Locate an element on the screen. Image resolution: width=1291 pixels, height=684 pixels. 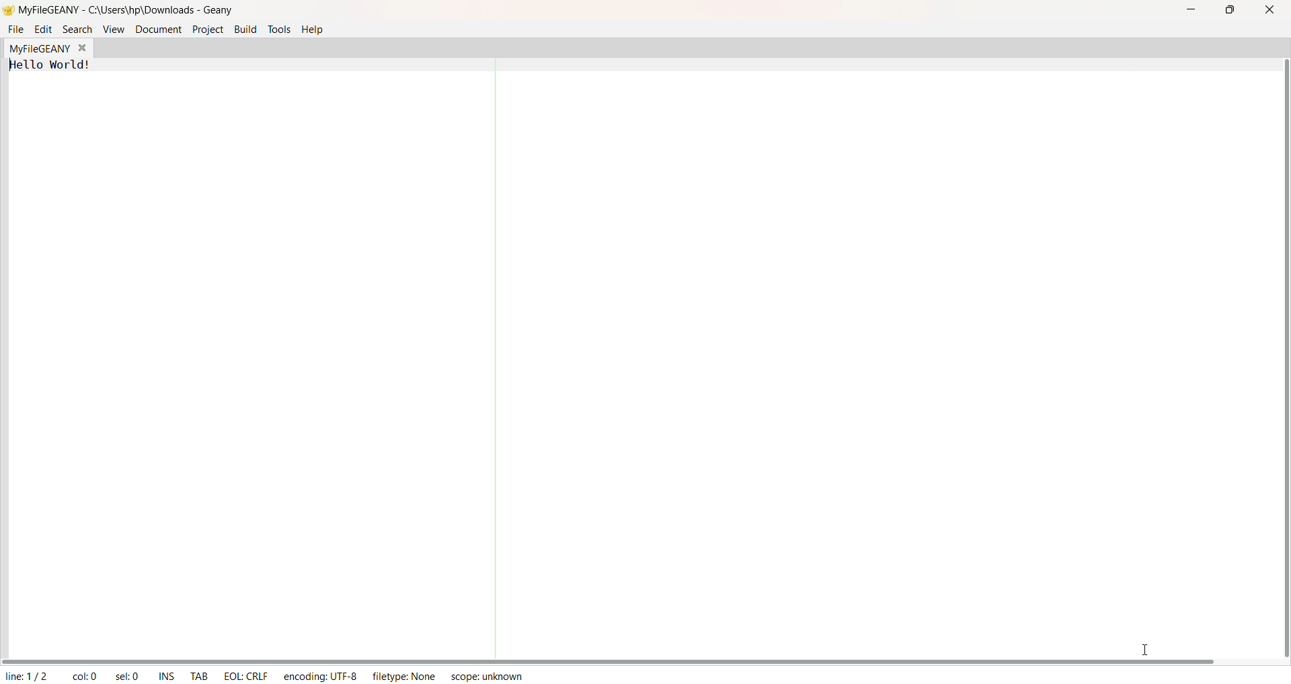
INS is located at coordinates (166, 676).